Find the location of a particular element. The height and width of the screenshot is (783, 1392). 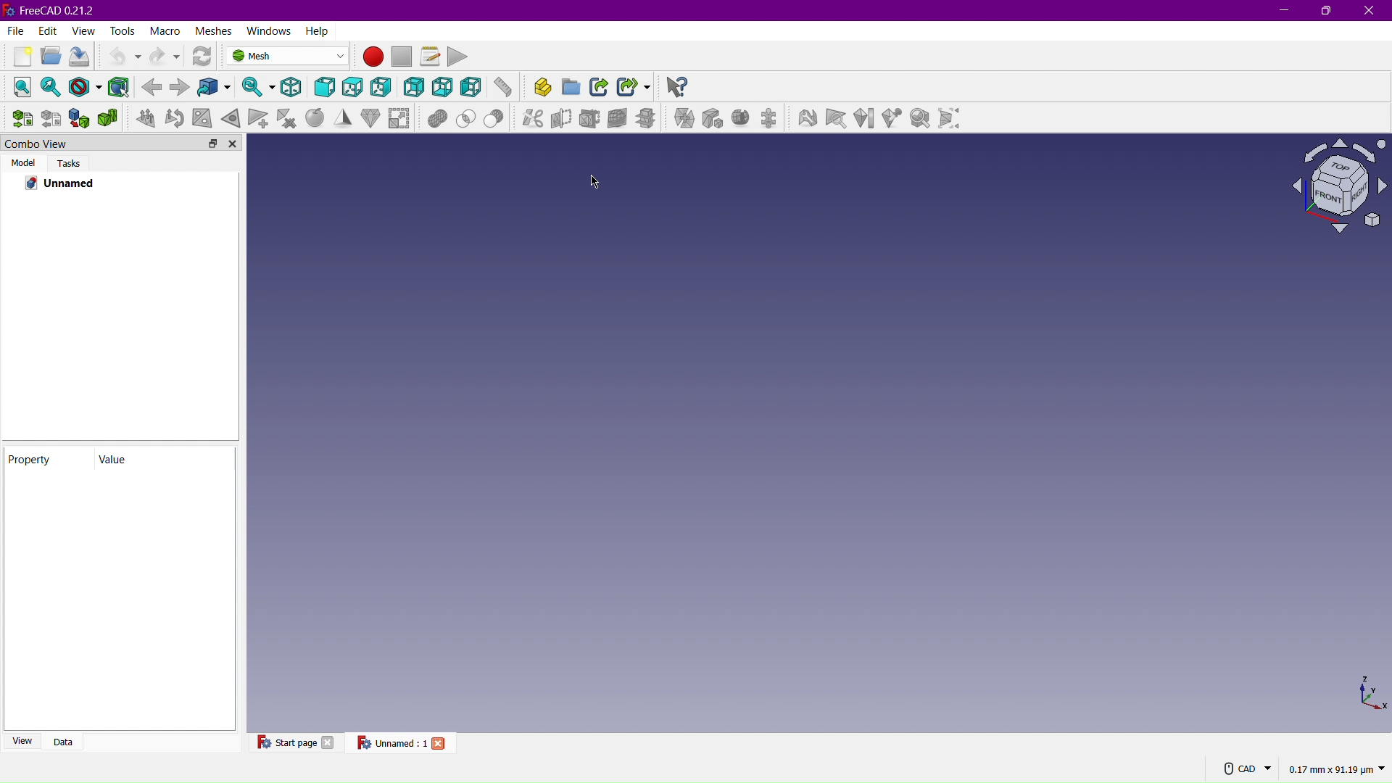

Meshes is located at coordinates (215, 30).